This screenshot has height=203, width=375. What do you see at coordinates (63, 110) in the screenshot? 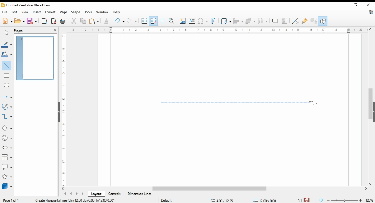
I see `vertical scale` at bounding box center [63, 110].